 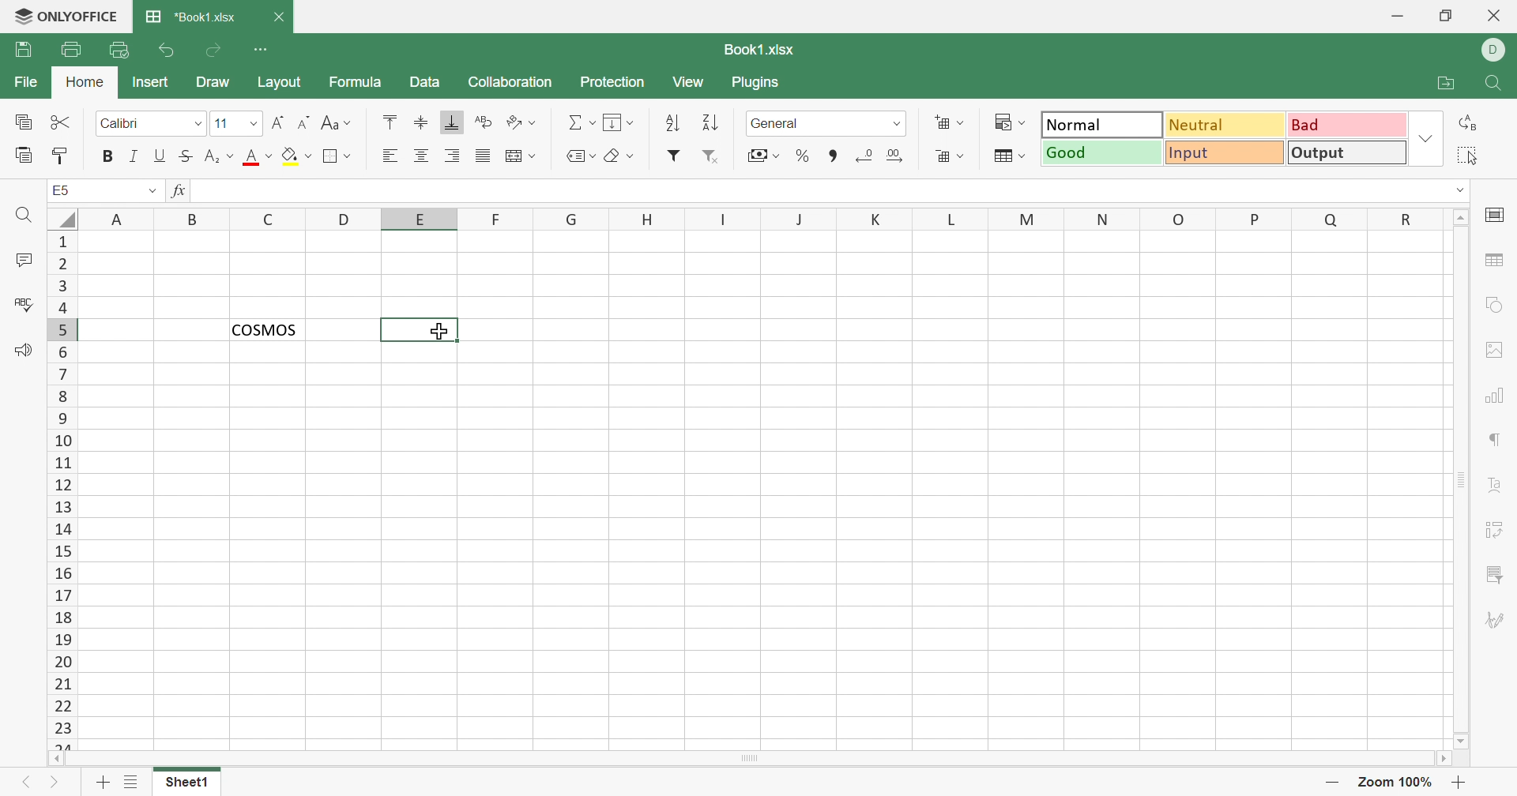 I want to click on Font color, so click(x=258, y=156).